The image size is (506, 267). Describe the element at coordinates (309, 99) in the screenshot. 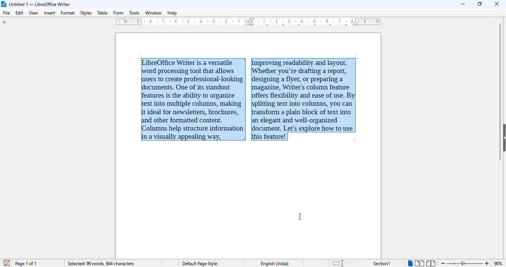

I see `proving readability and layout. Whether you're drafting a report, designing a flyer, or preparing magazine, Writer's column features offers flexibility and ease of use. splitting text into columns, you can tansform a plain block of text into elegant and well-organized document. Let's explore how to use this feature!` at that location.